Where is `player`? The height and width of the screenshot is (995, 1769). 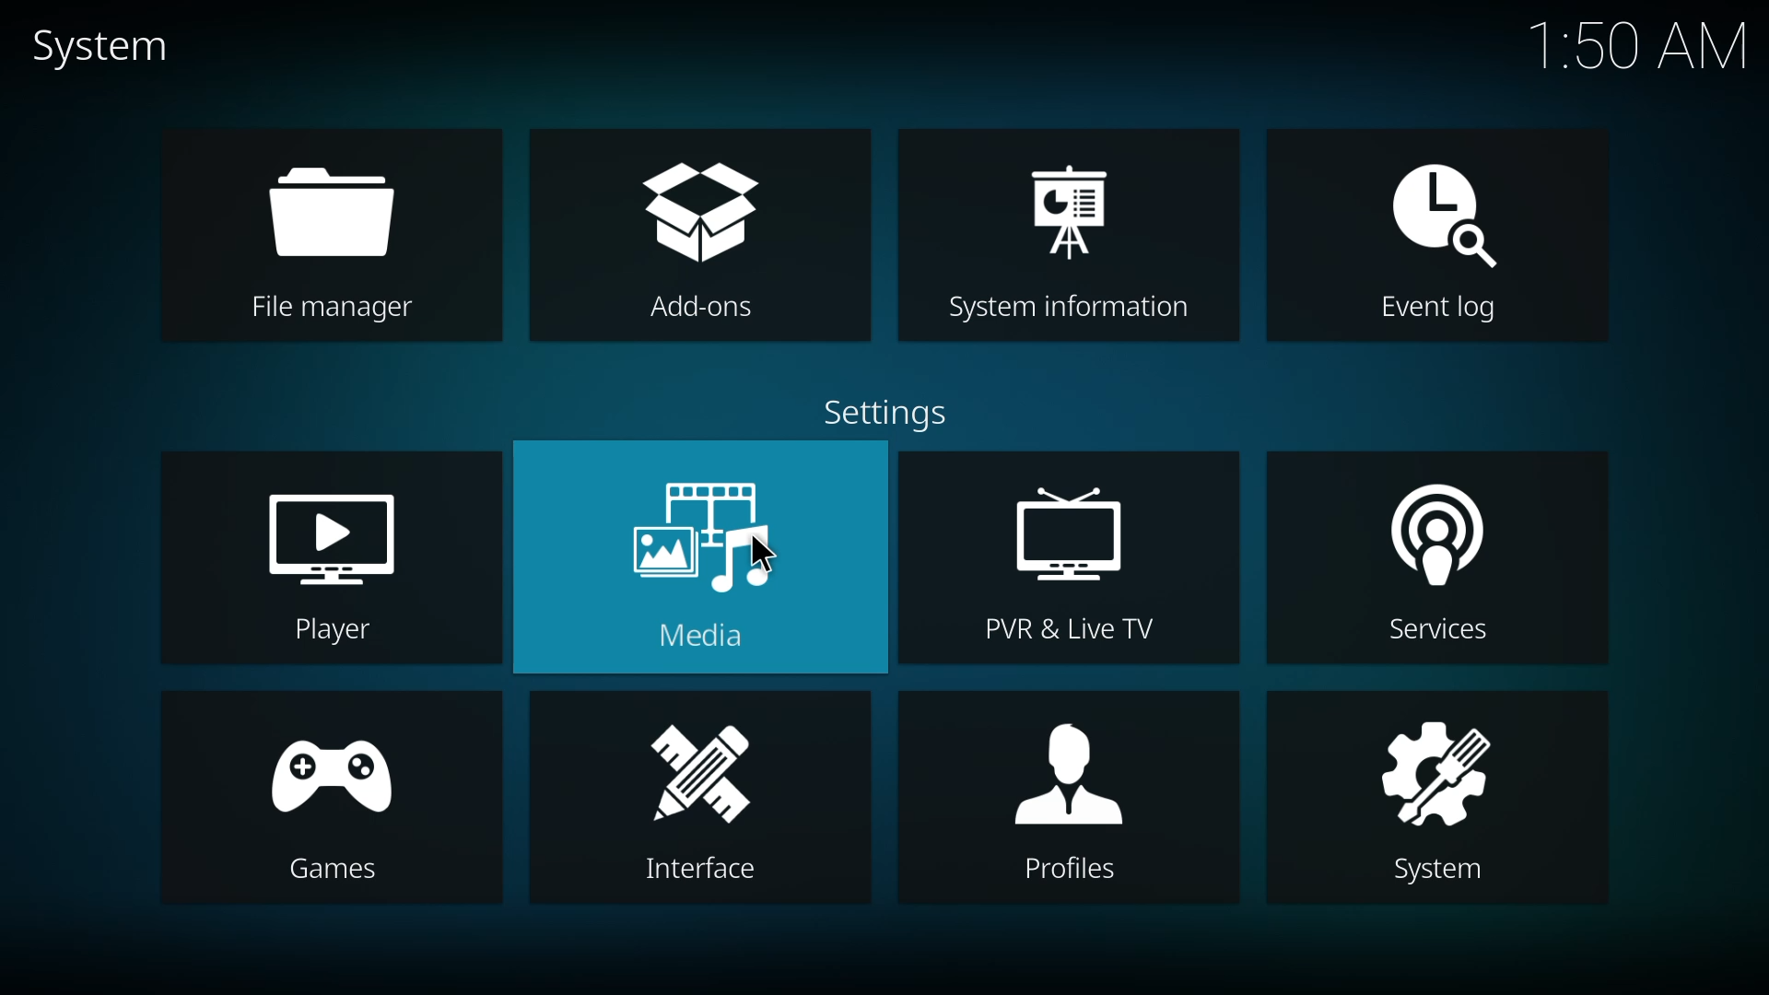
player is located at coordinates (334, 564).